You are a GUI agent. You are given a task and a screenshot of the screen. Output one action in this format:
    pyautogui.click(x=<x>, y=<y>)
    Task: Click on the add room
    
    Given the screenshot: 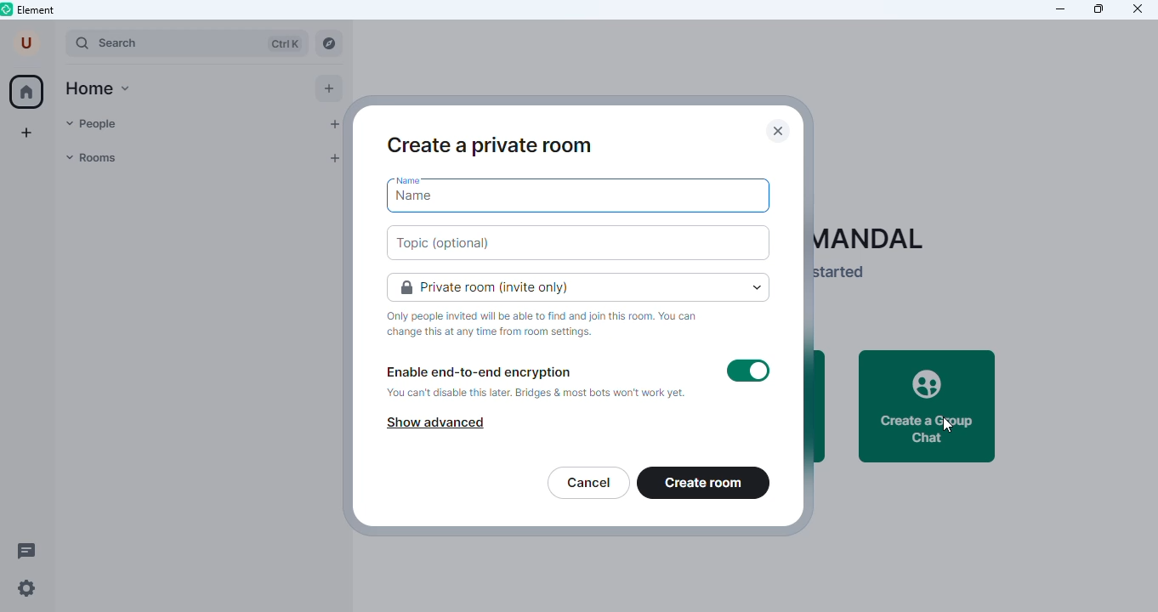 What is the action you would take?
    pyautogui.click(x=333, y=157)
    